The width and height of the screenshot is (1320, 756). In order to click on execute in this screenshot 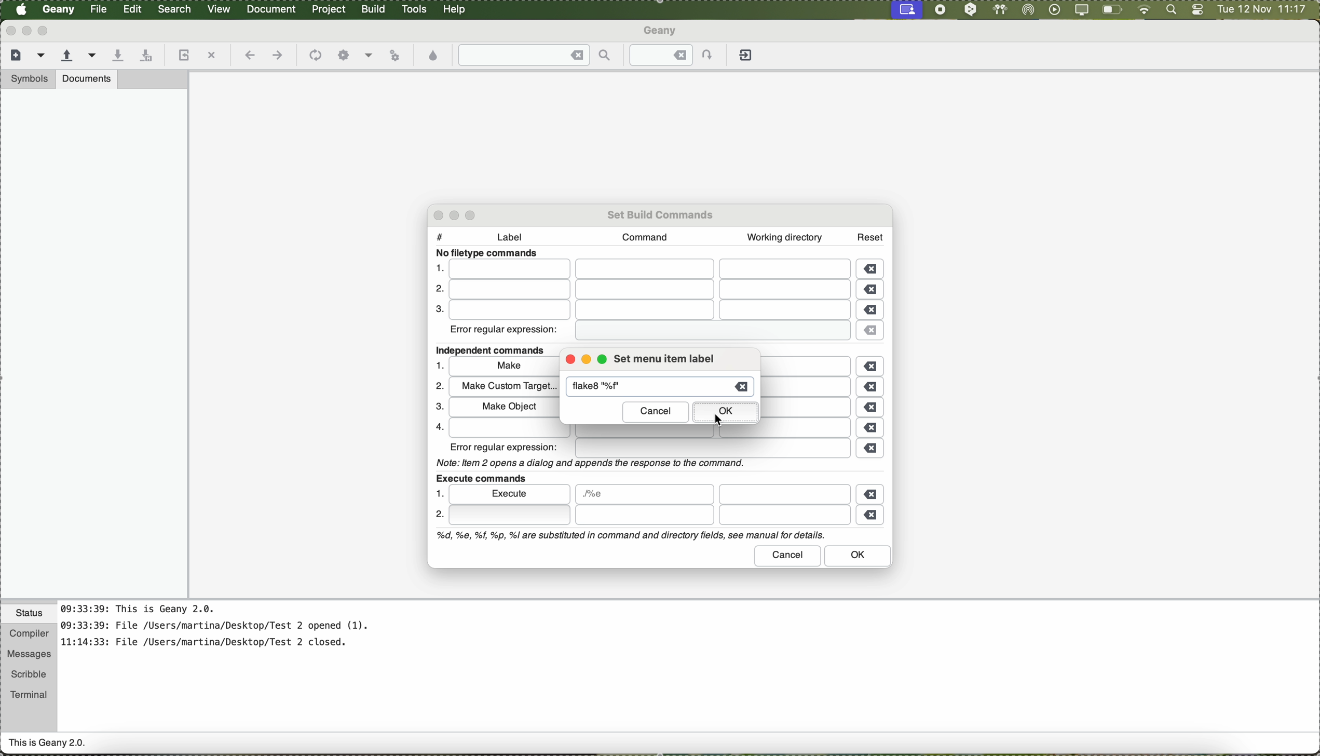, I will do `click(511, 493)`.